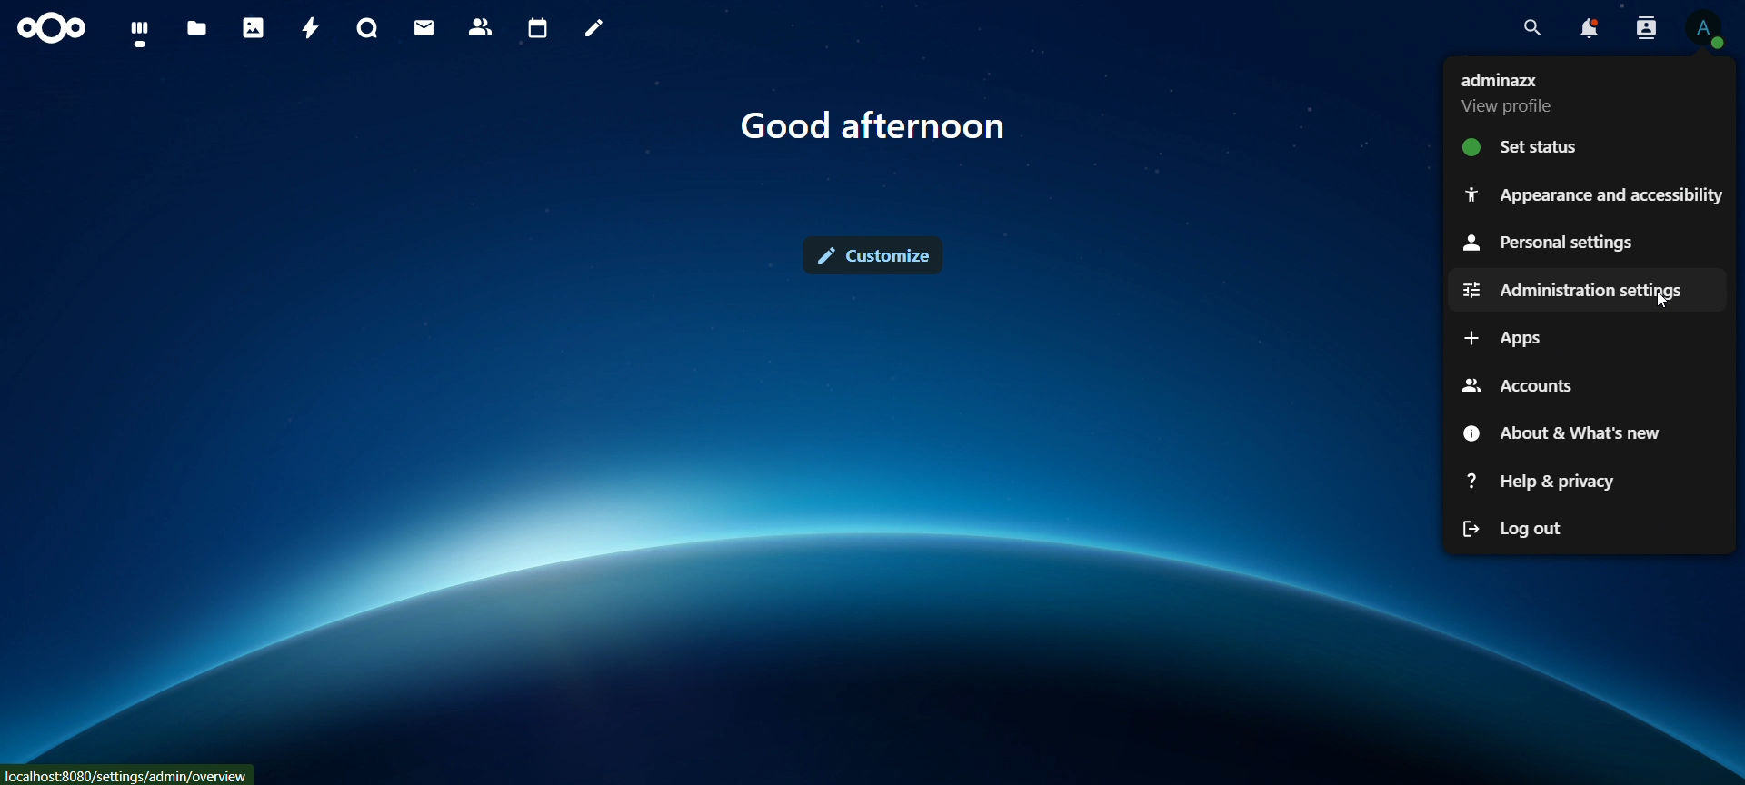 The height and width of the screenshot is (785, 1745). I want to click on customize, so click(876, 260).